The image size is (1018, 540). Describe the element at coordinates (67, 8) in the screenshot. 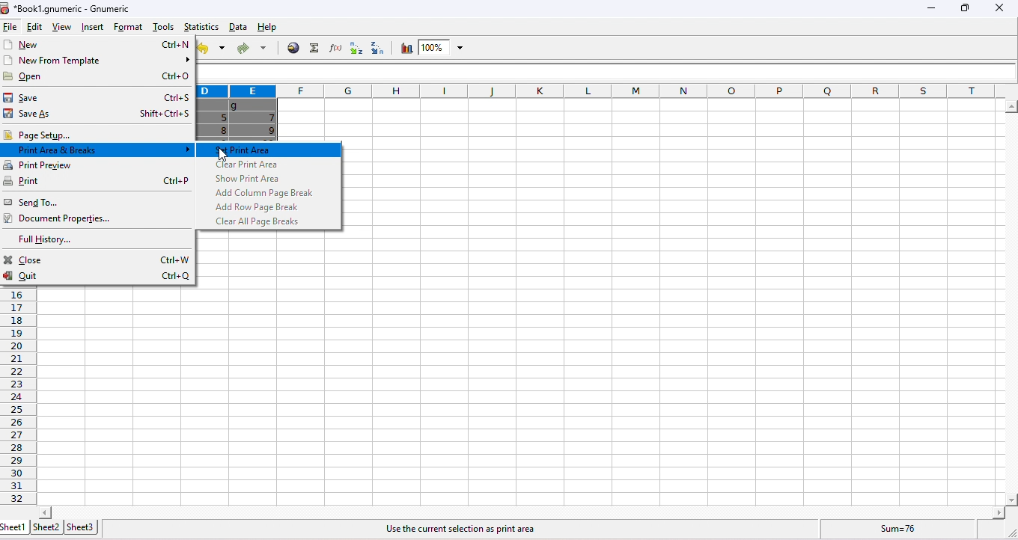

I see `title` at that location.